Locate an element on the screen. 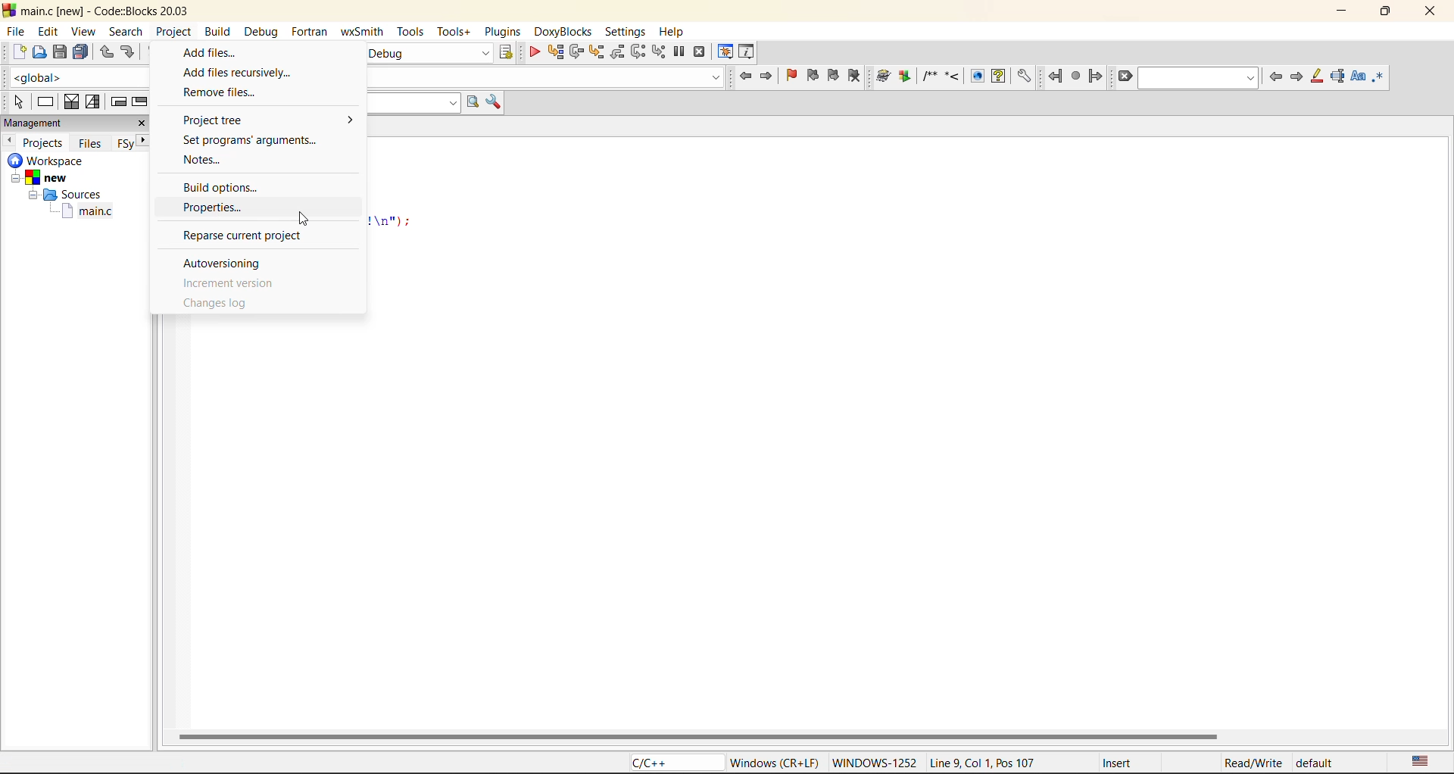 The width and height of the screenshot is (1454, 774). jump back is located at coordinates (1055, 76).